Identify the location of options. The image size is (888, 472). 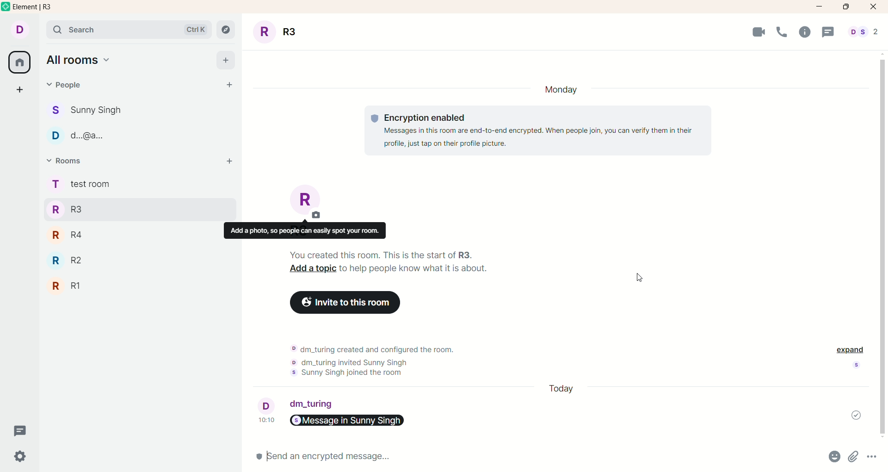
(873, 457).